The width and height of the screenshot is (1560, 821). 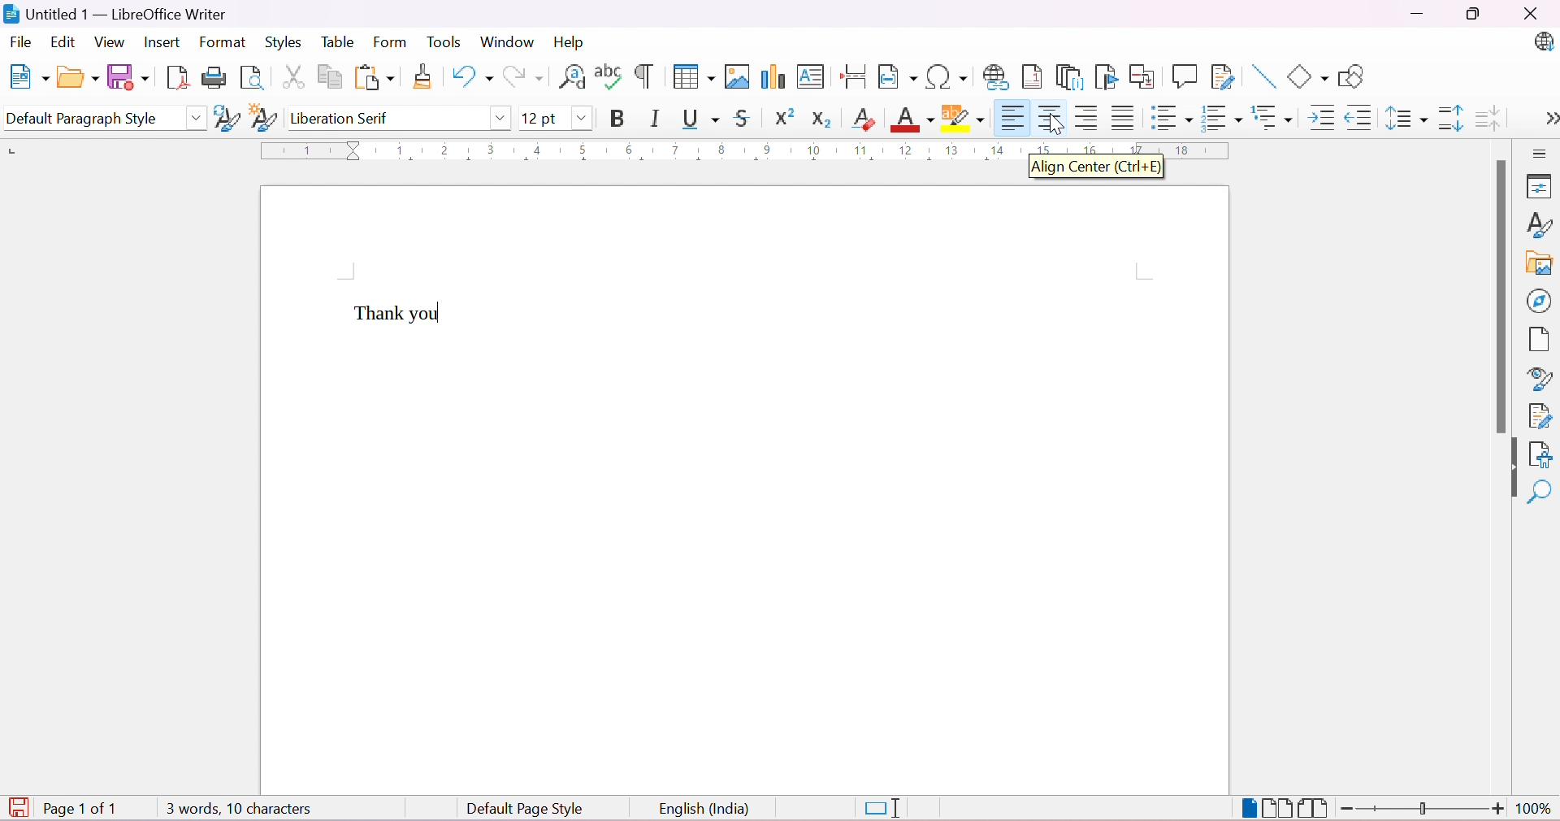 I want to click on Copy, so click(x=327, y=75).